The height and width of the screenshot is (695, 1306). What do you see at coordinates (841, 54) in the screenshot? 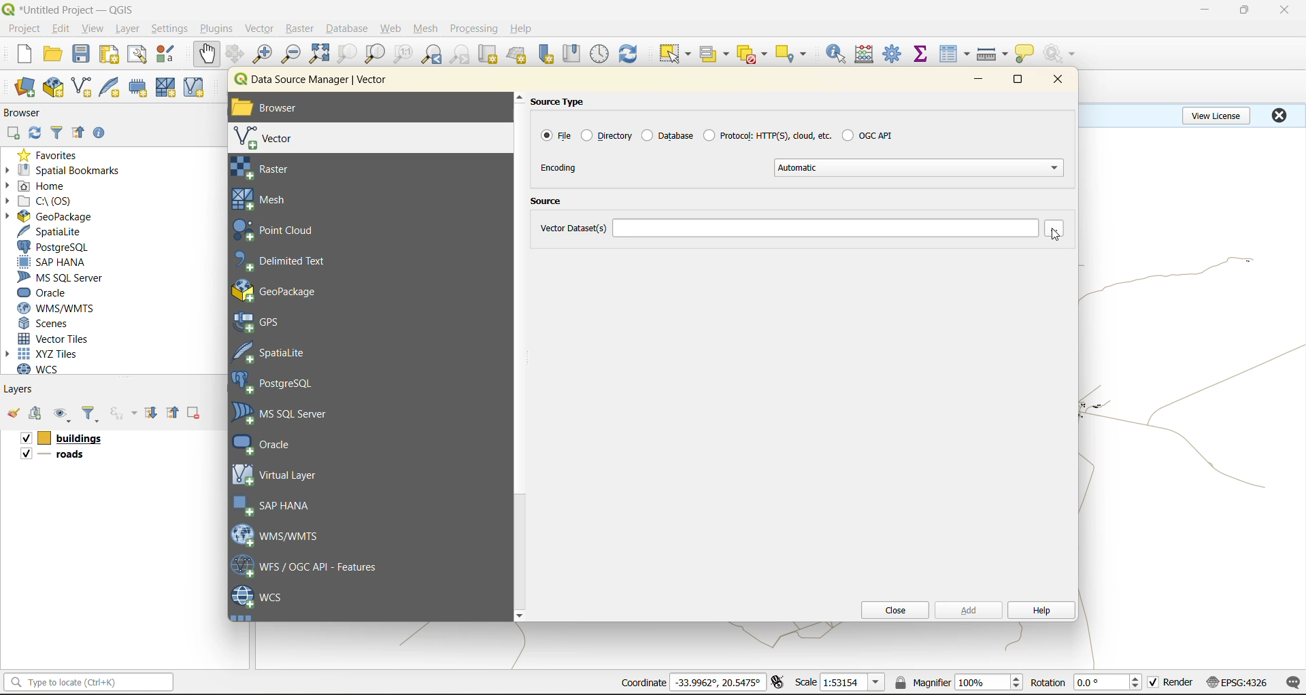
I see `identify features` at bounding box center [841, 54].